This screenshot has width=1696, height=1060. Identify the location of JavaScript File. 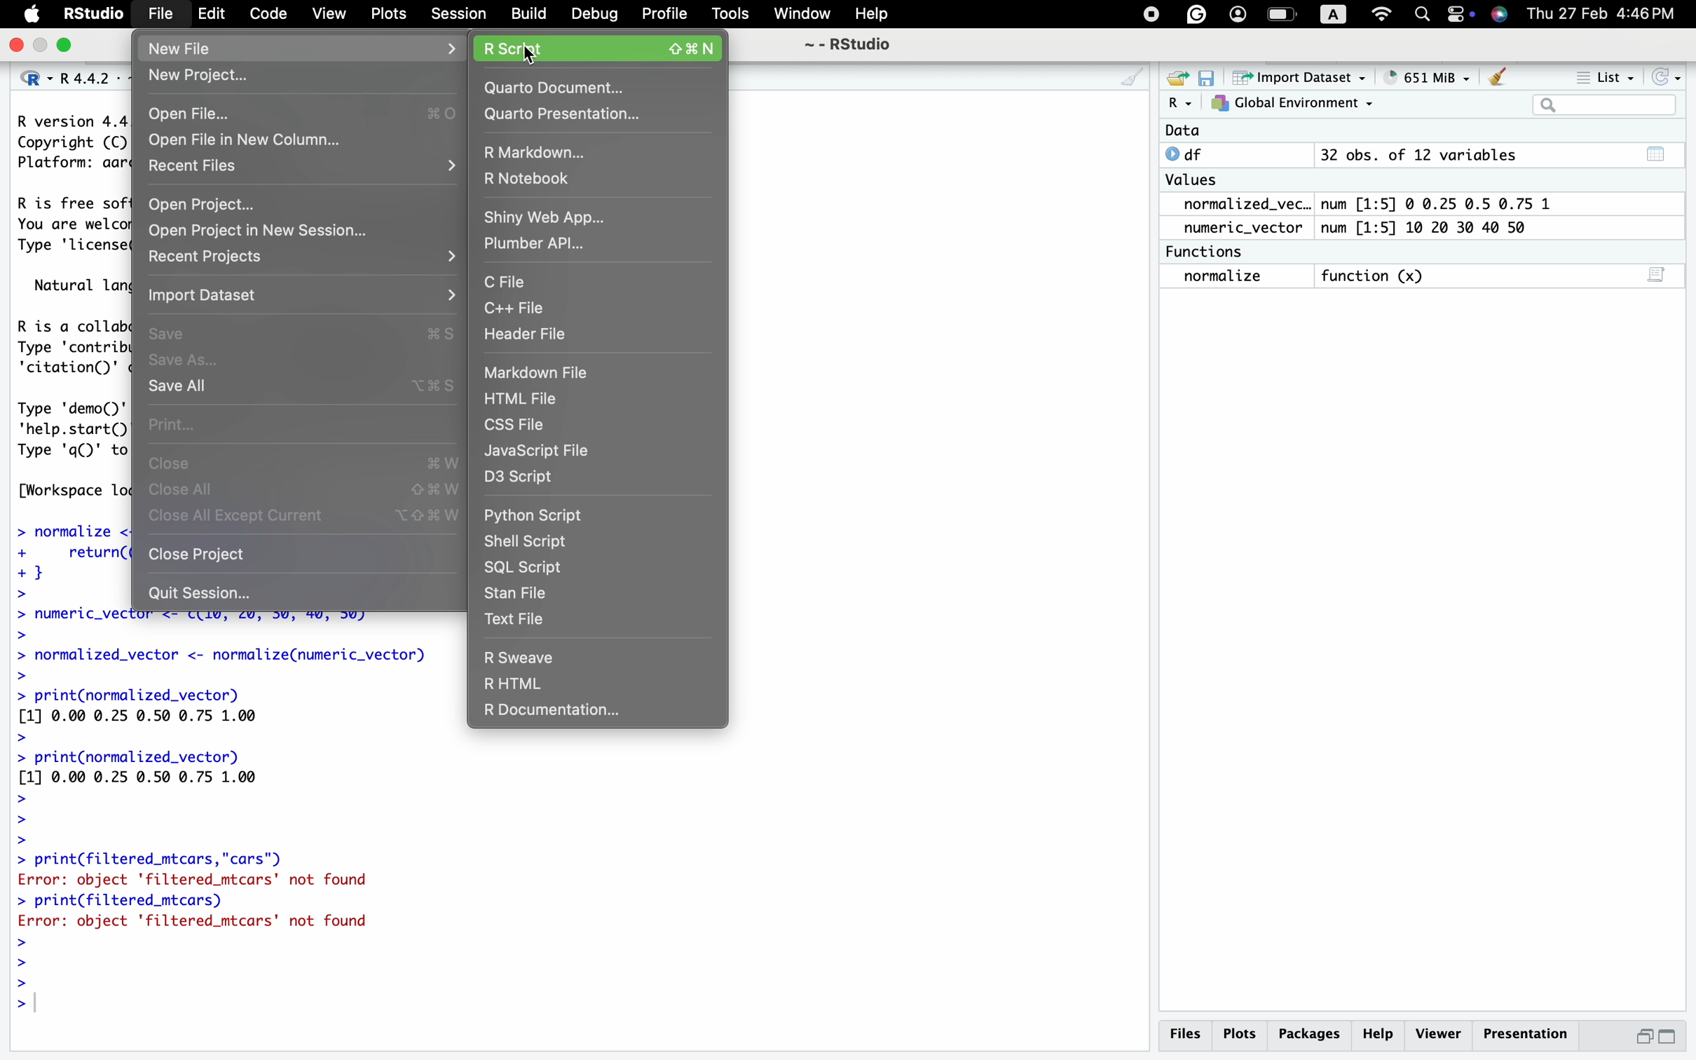
(547, 450).